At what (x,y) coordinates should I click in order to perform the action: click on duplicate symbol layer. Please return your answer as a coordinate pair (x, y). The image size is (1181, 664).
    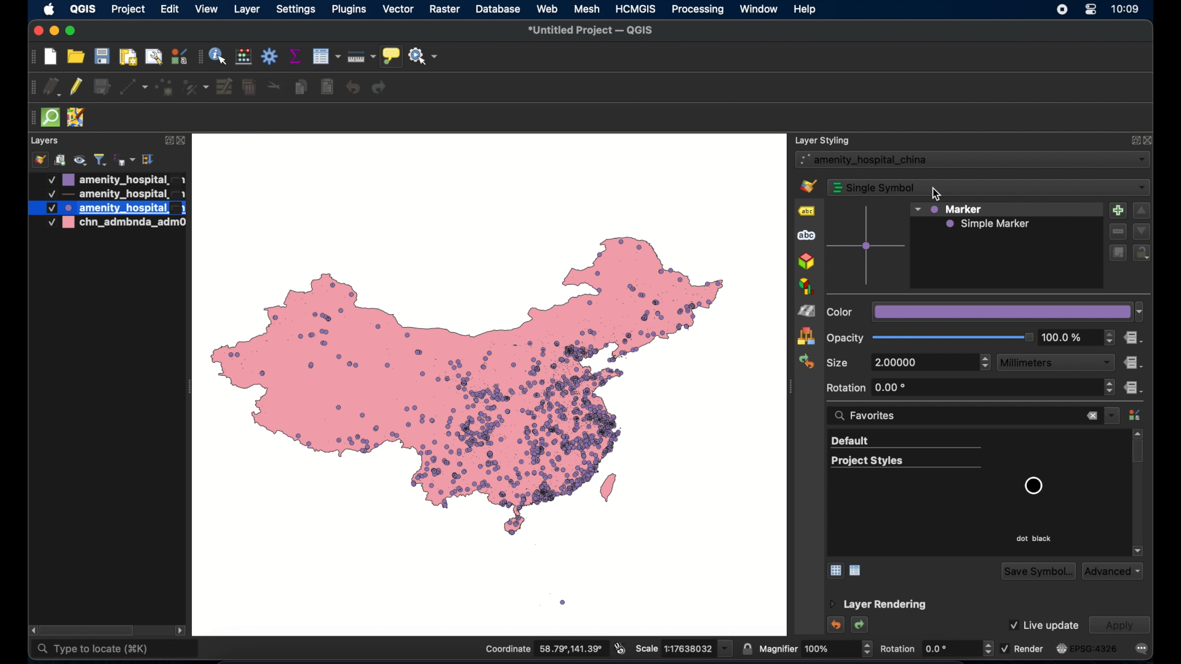
    Looking at the image, I should click on (1118, 253).